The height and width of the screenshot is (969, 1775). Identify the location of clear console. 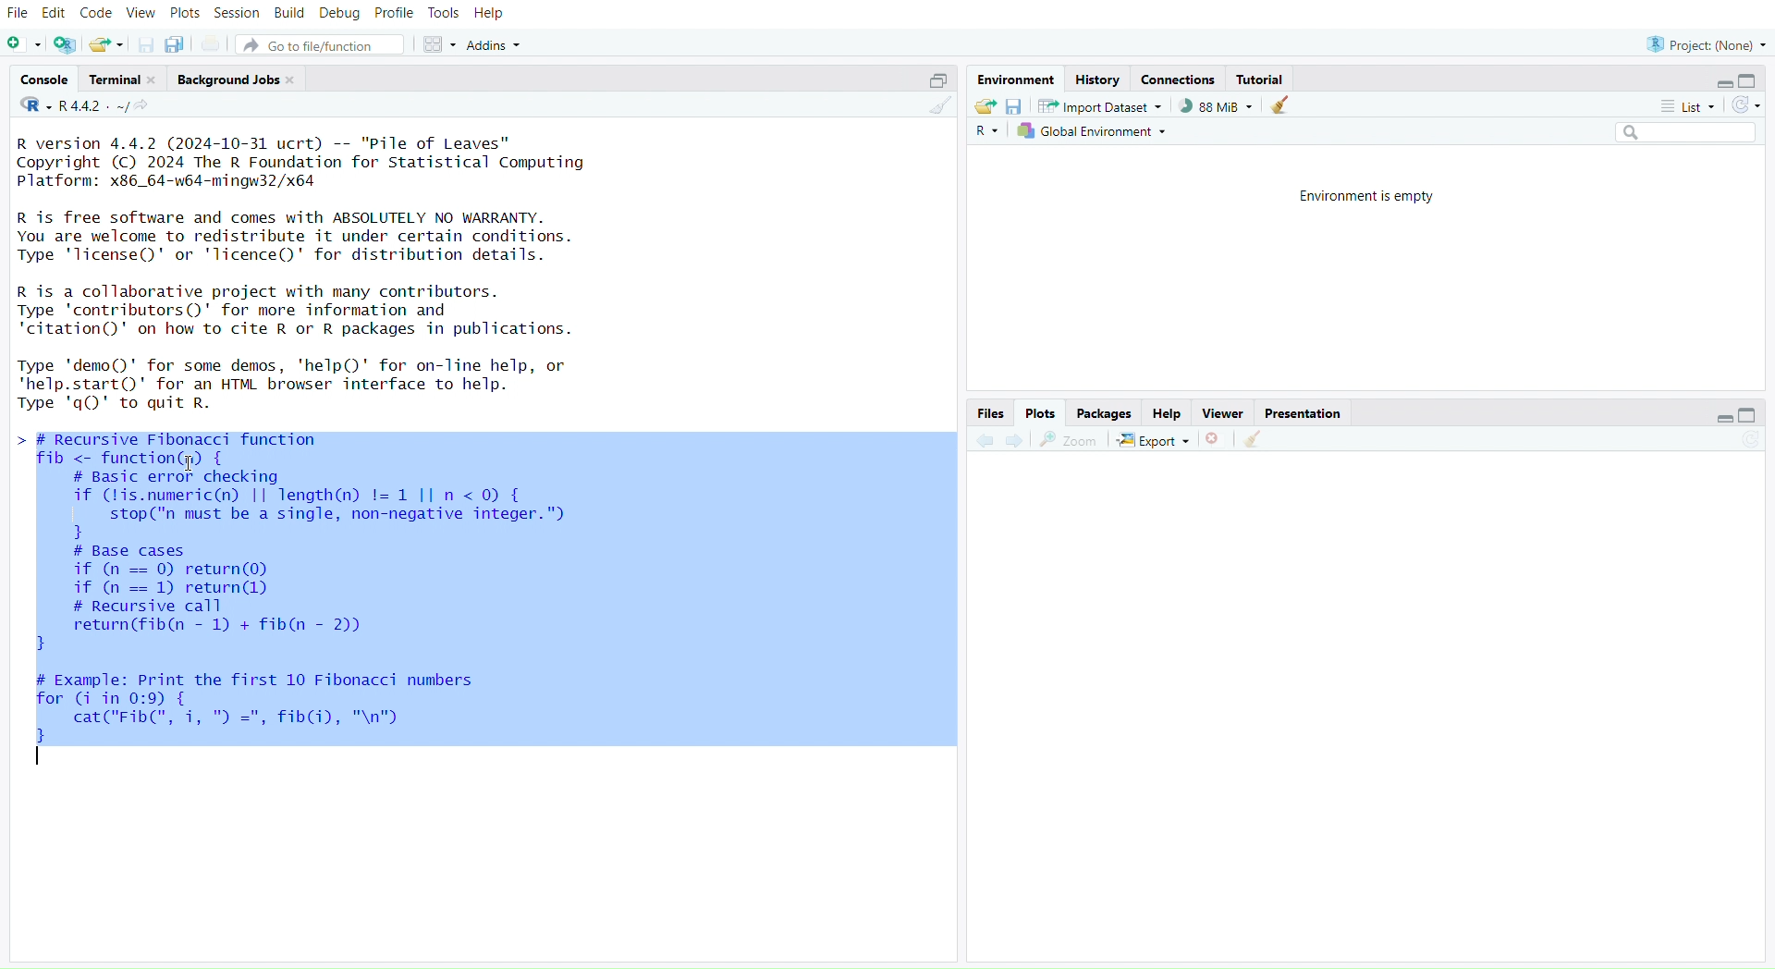
(938, 106).